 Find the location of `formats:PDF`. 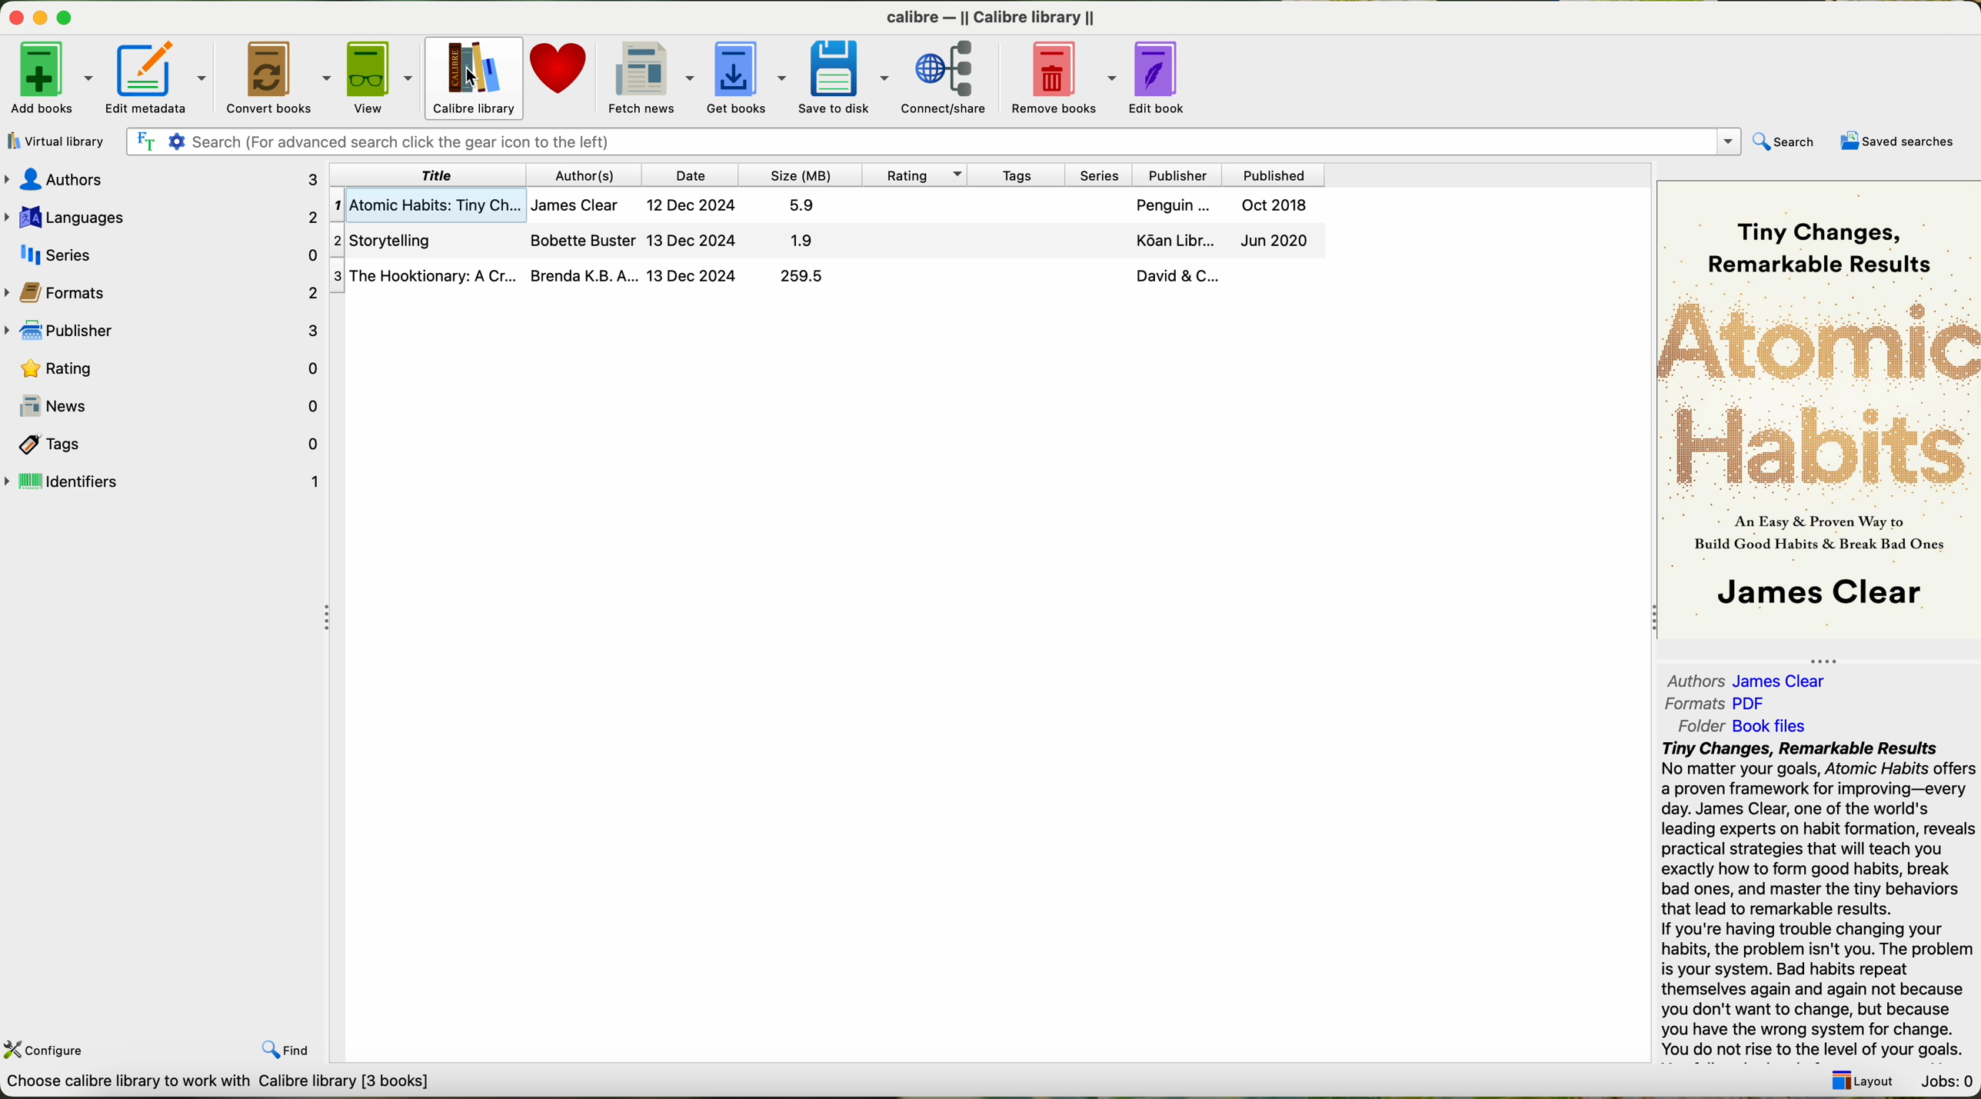

formats:PDF is located at coordinates (1721, 704).